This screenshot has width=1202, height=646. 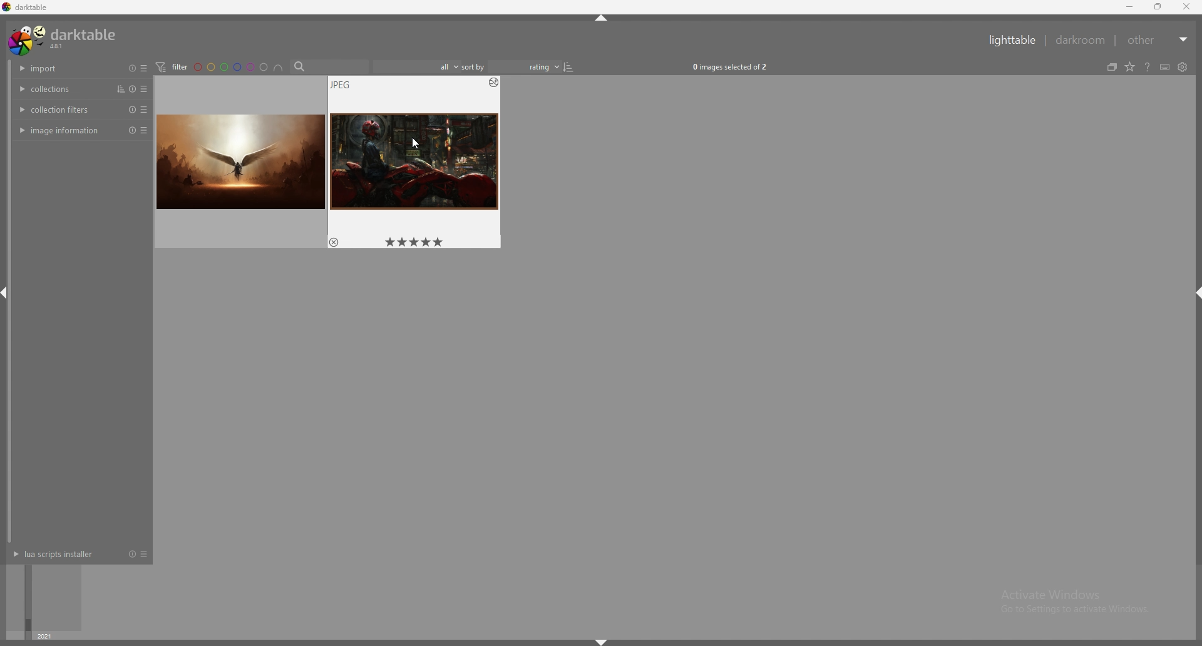 What do you see at coordinates (8, 300) in the screenshot?
I see `scroll bar` at bounding box center [8, 300].